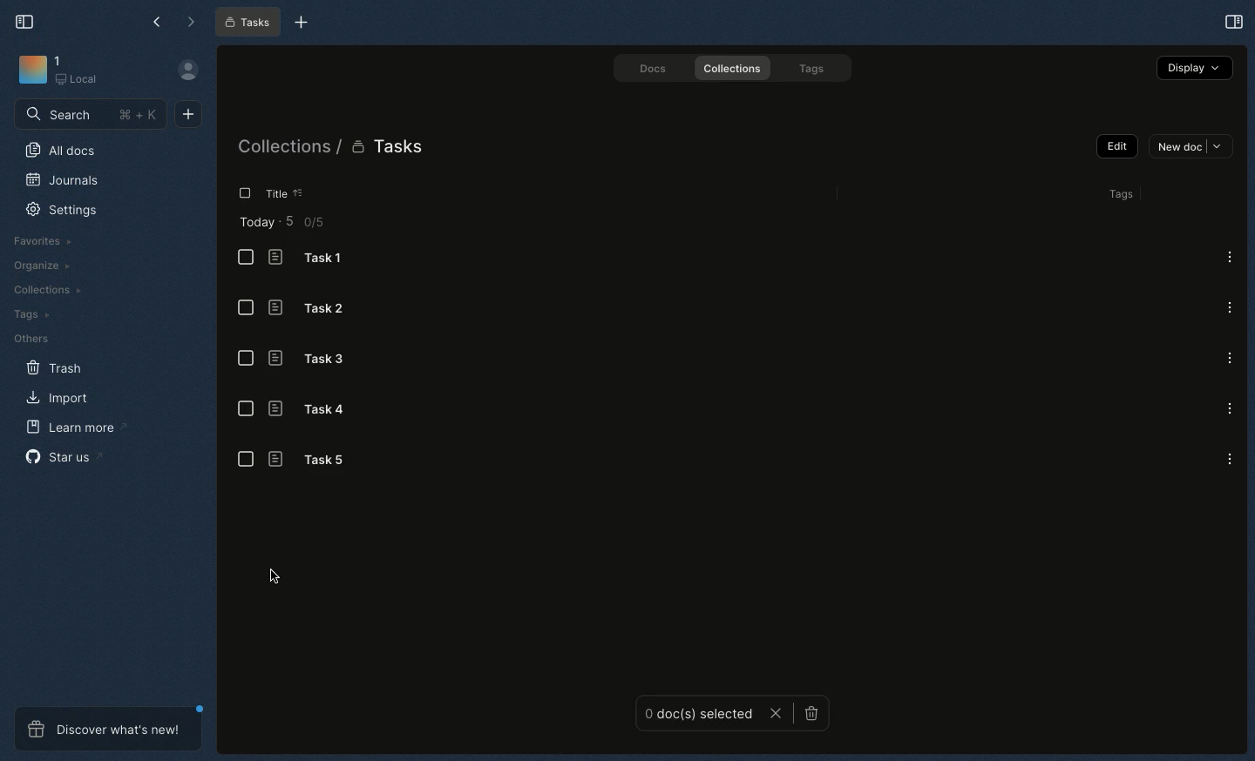  I want to click on Sorting, so click(310, 192).